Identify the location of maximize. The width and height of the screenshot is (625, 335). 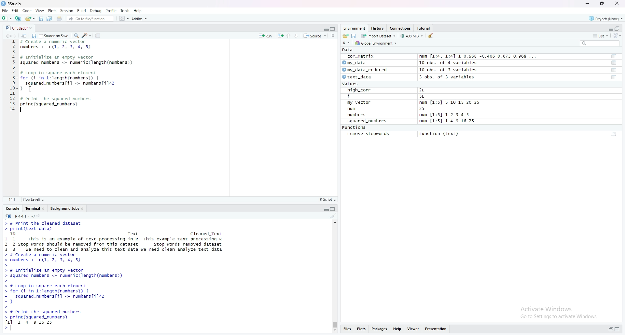
(603, 4).